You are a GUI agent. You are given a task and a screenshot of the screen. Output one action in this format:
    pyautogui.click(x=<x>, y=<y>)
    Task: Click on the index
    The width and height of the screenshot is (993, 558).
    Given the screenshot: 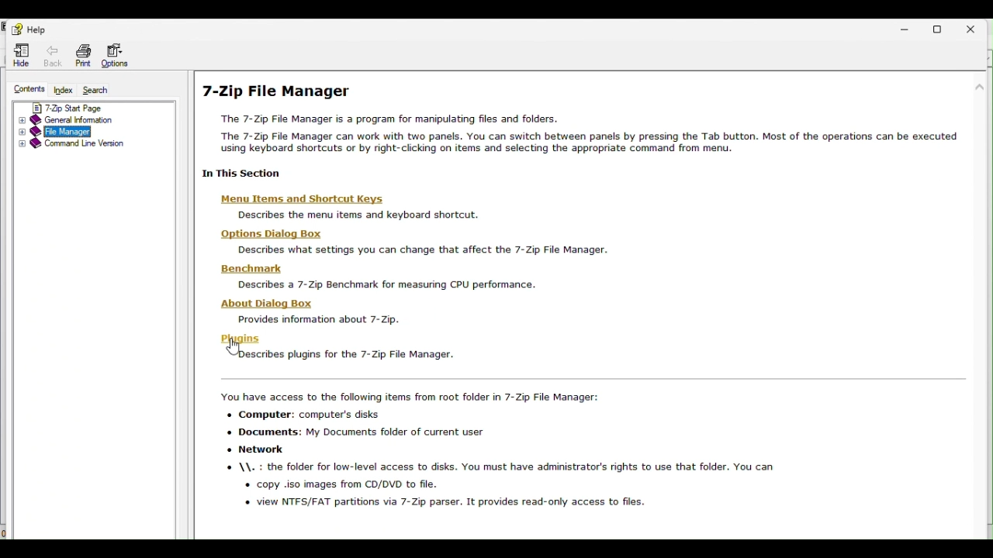 What is the action you would take?
    pyautogui.click(x=62, y=91)
    